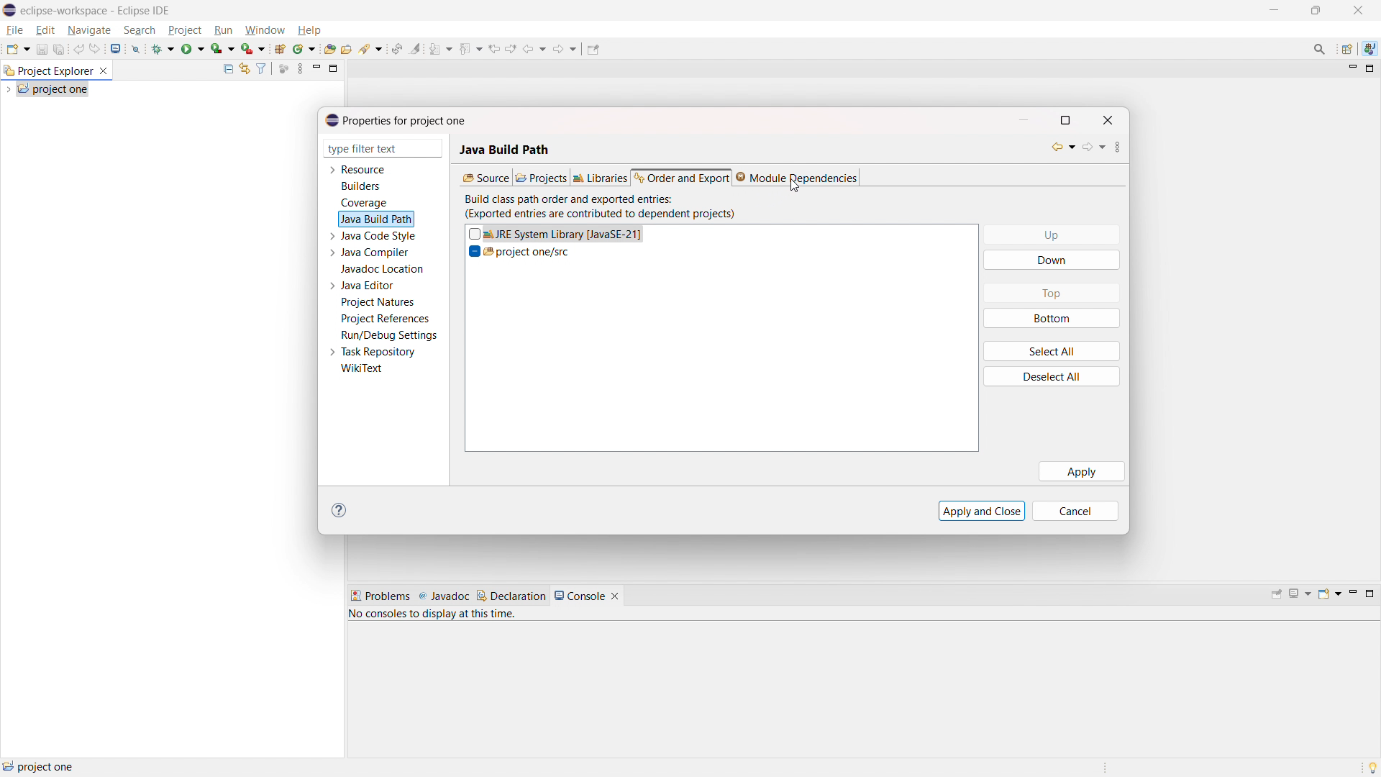 The width and height of the screenshot is (1381, 777). I want to click on javadoc location, so click(383, 269).